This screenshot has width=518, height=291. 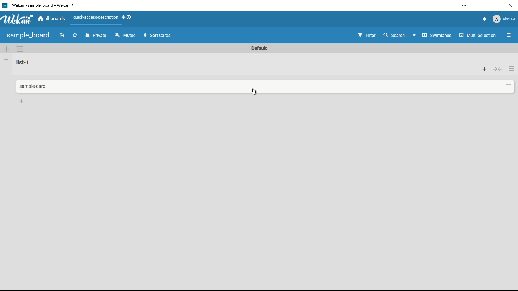 What do you see at coordinates (465, 6) in the screenshot?
I see `settings and more` at bounding box center [465, 6].